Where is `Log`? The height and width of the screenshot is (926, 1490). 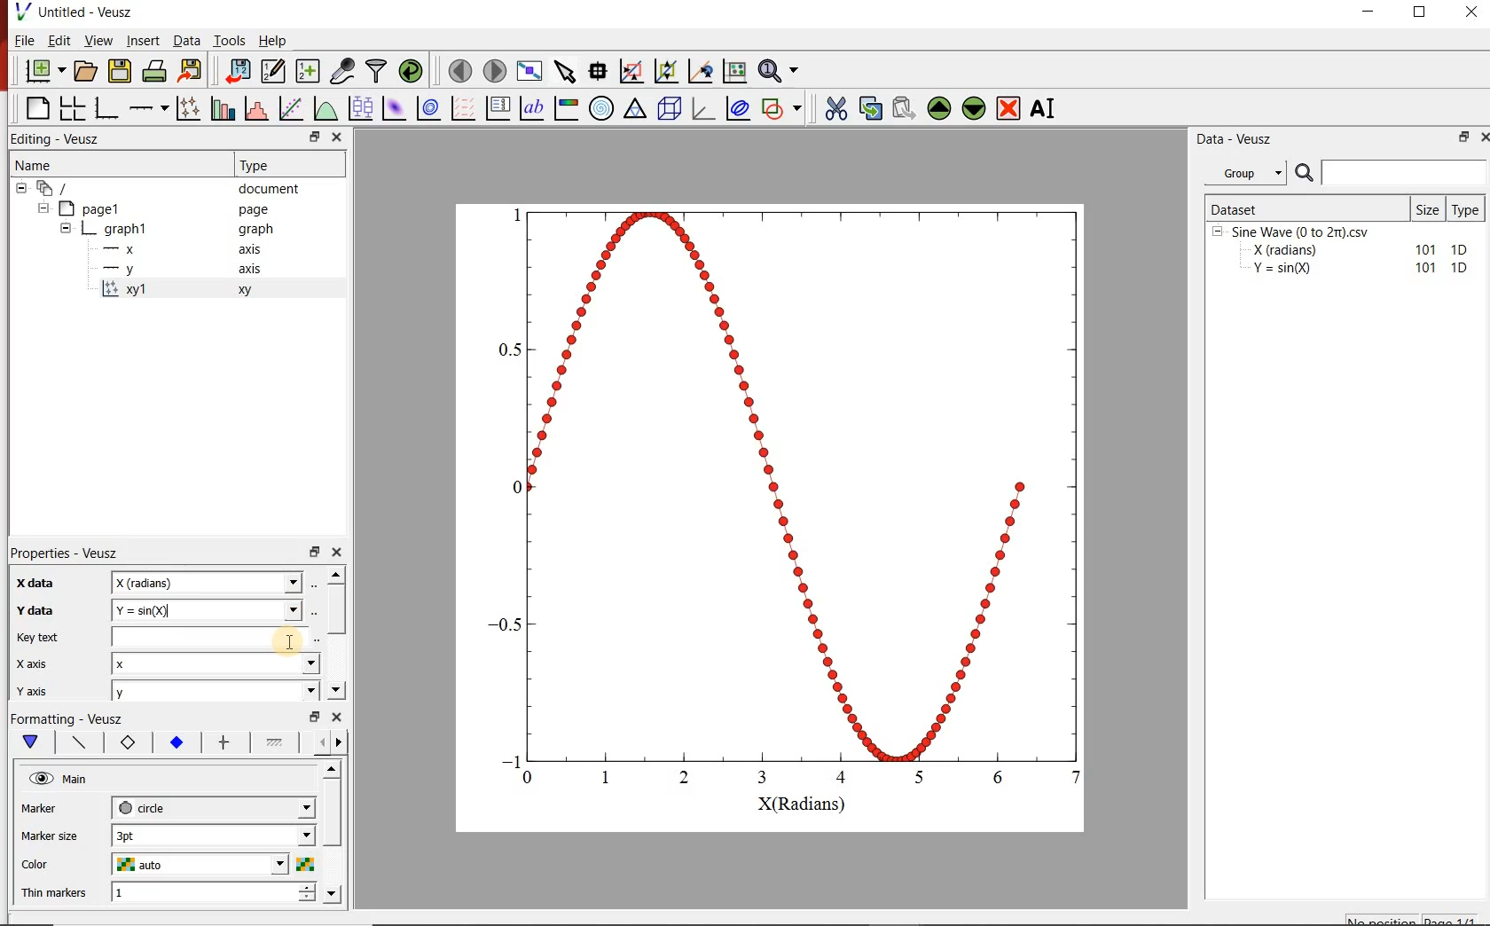 Log is located at coordinates (30, 662).